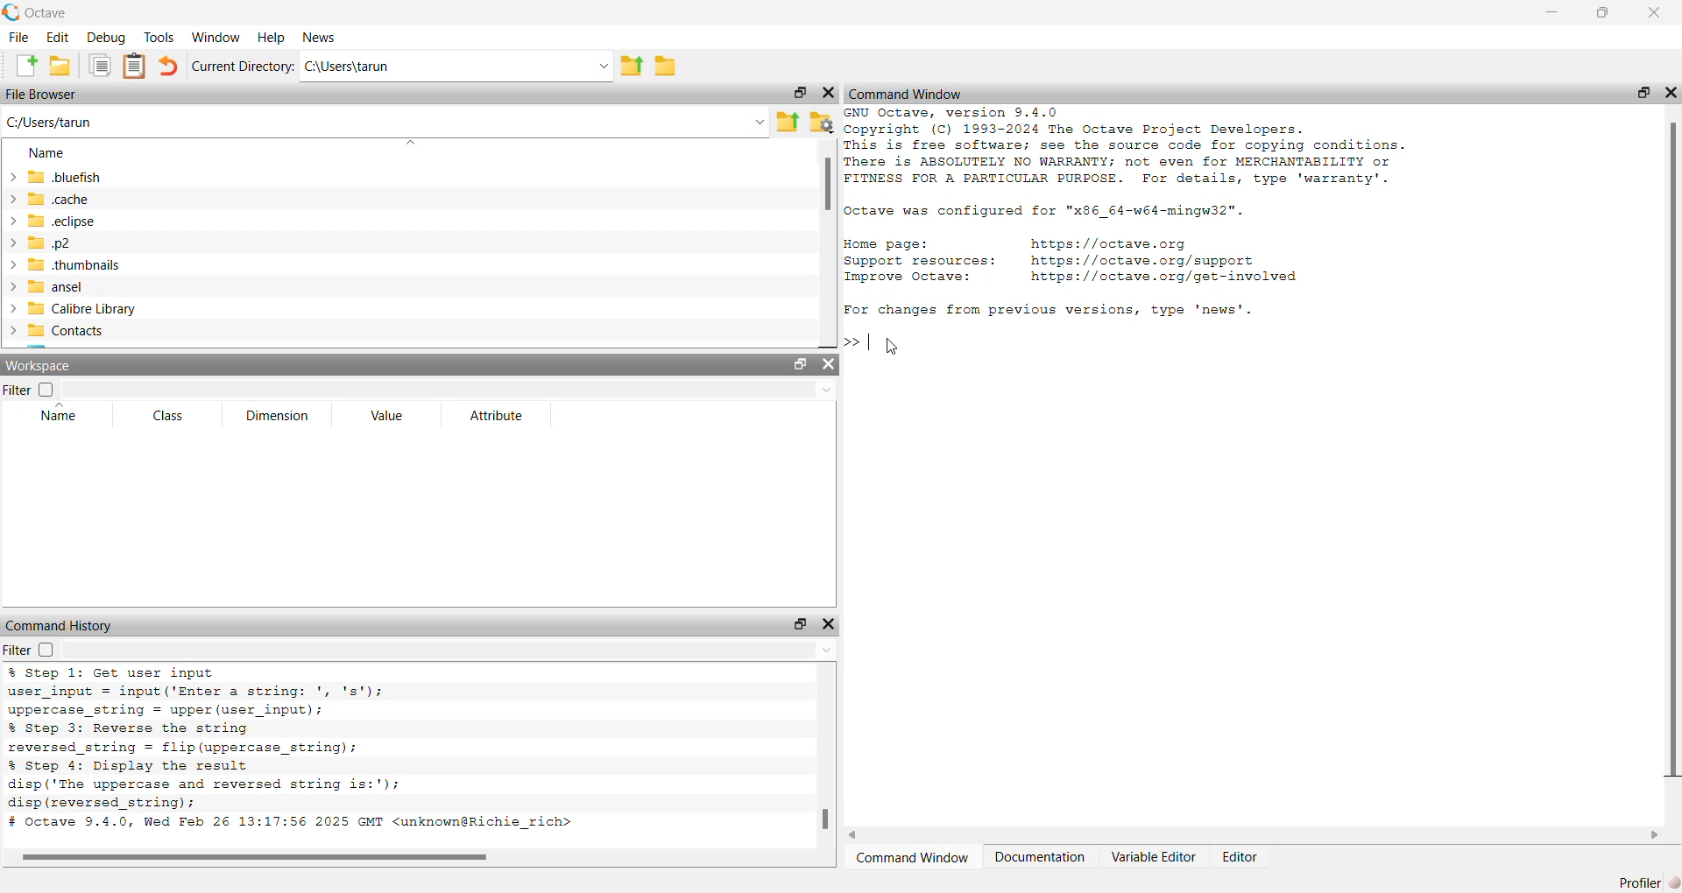 This screenshot has width=1682, height=893. What do you see at coordinates (60, 11) in the screenshot?
I see `octave` at bounding box center [60, 11].